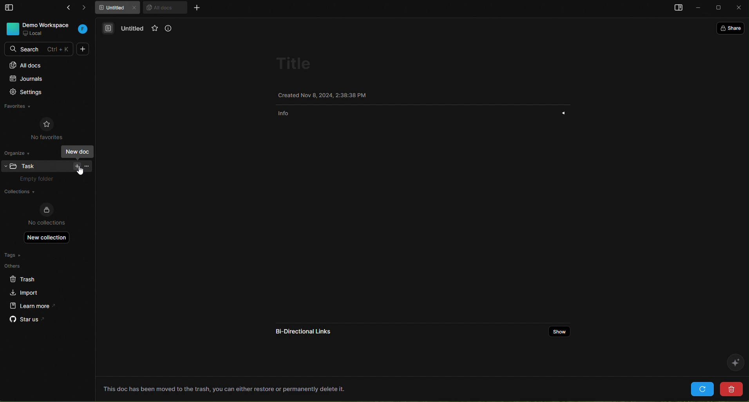 The height and width of the screenshot is (402, 749). What do you see at coordinates (76, 166) in the screenshot?
I see `new doc` at bounding box center [76, 166].